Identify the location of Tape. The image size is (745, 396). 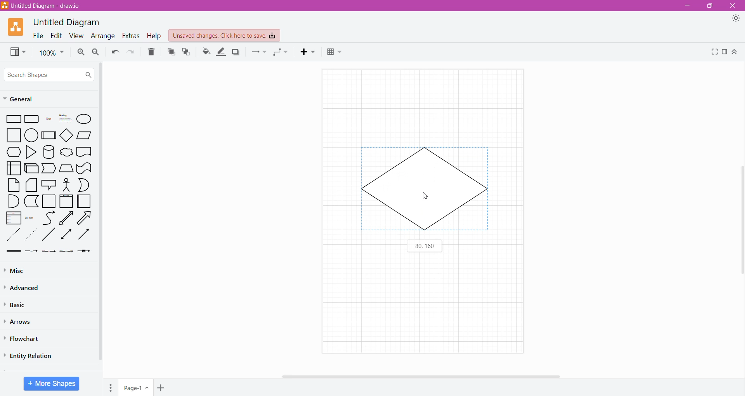
(84, 168).